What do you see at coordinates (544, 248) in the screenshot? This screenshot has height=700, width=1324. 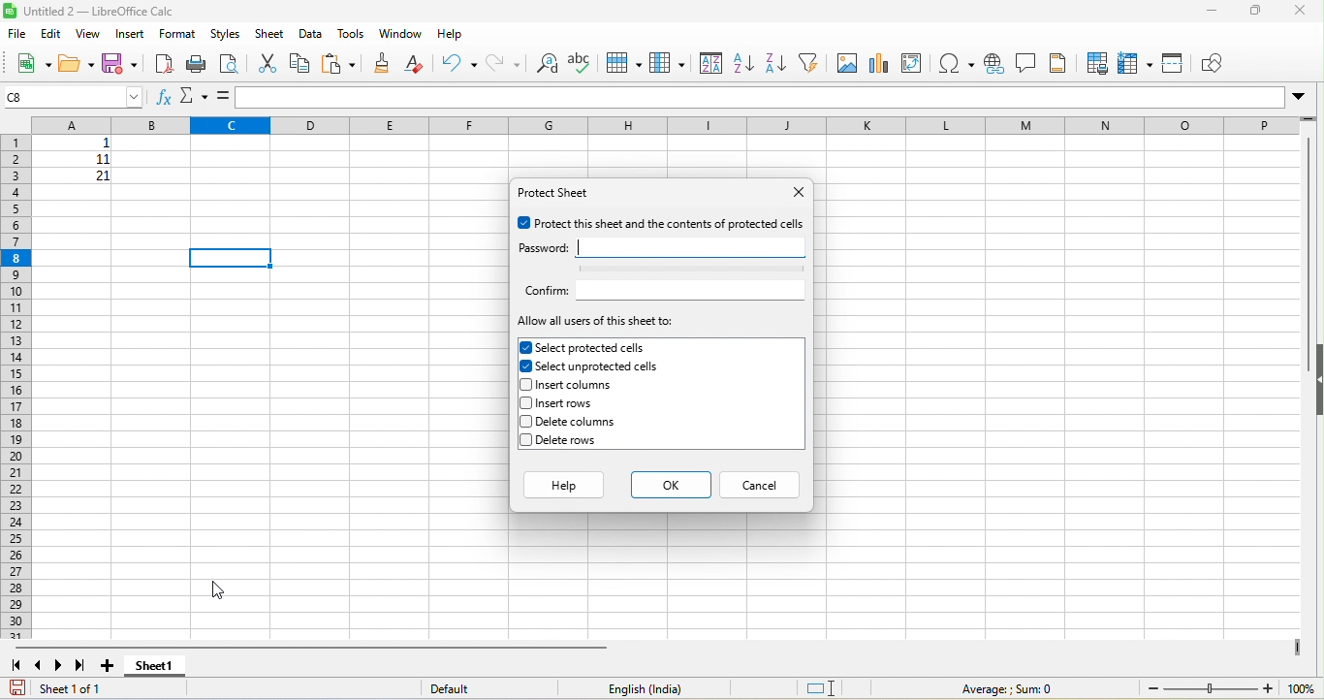 I see `password` at bounding box center [544, 248].